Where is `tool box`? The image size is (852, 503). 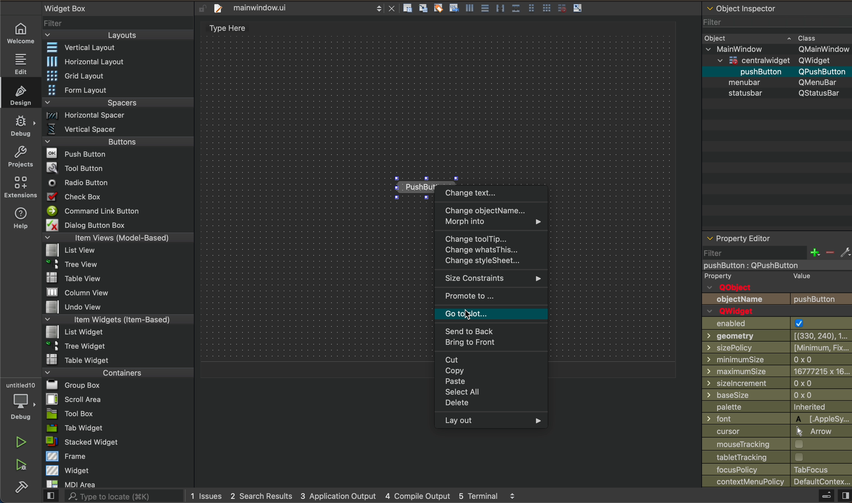 tool box is located at coordinates (116, 415).